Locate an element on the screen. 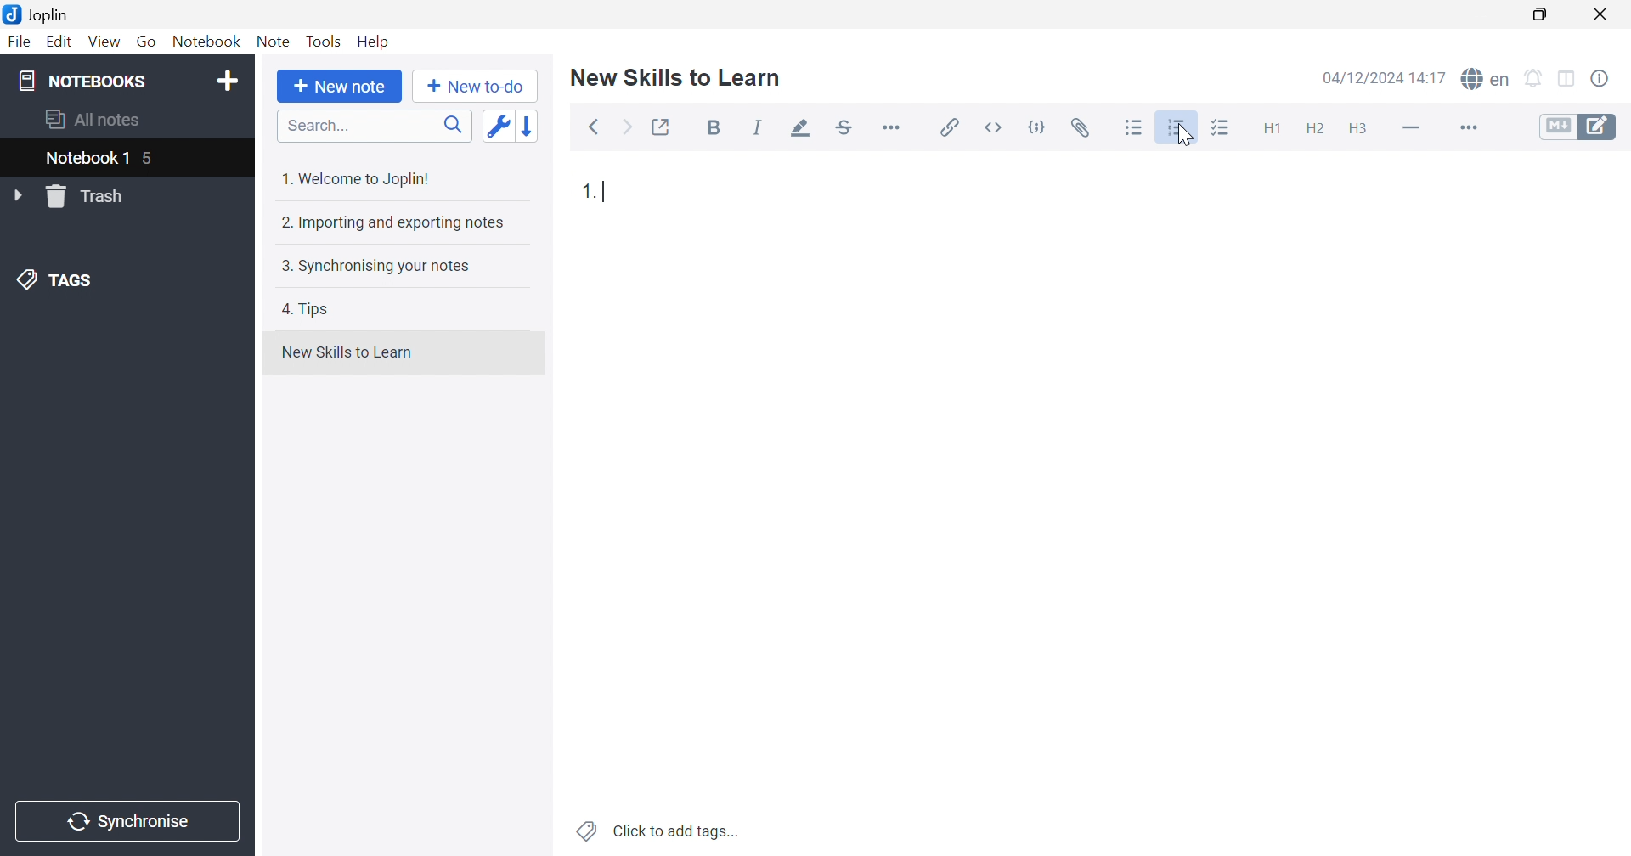  Checkbox list is located at coordinates (1219, 129).